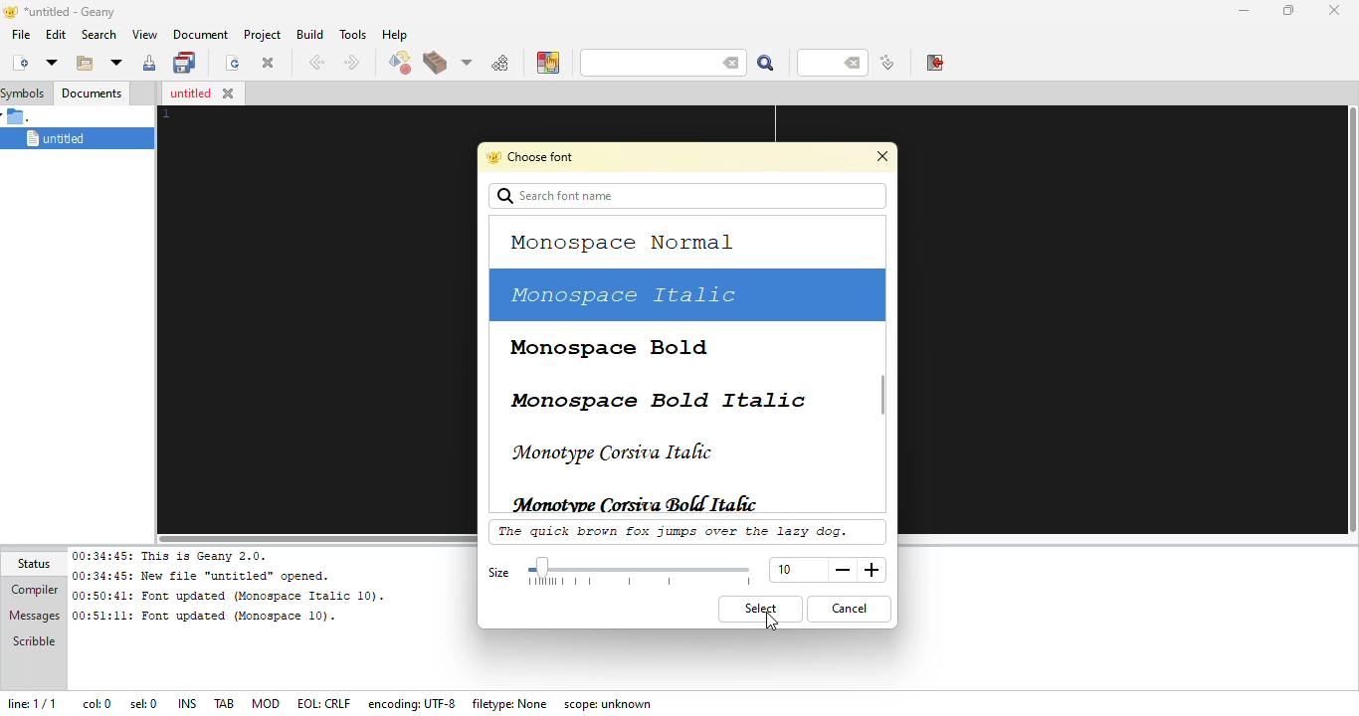 This screenshot has height=716, width=1359. What do you see at coordinates (186, 61) in the screenshot?
I see `save all` at bounding box center [186, 61].